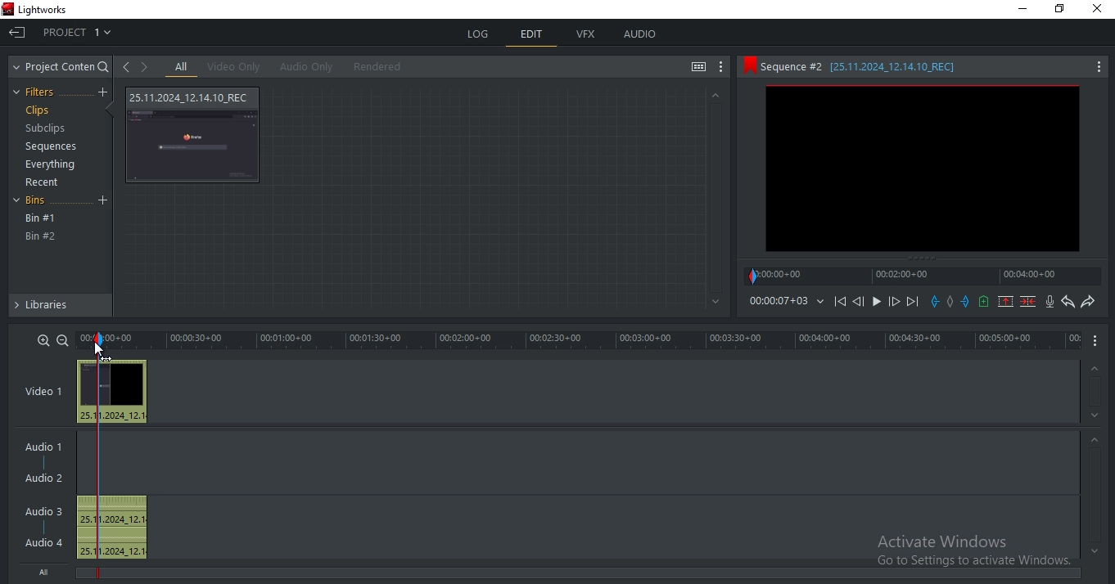 The width and height of the screenshot is (1115, 584). I want to click on bin #1, so click(41, 218).